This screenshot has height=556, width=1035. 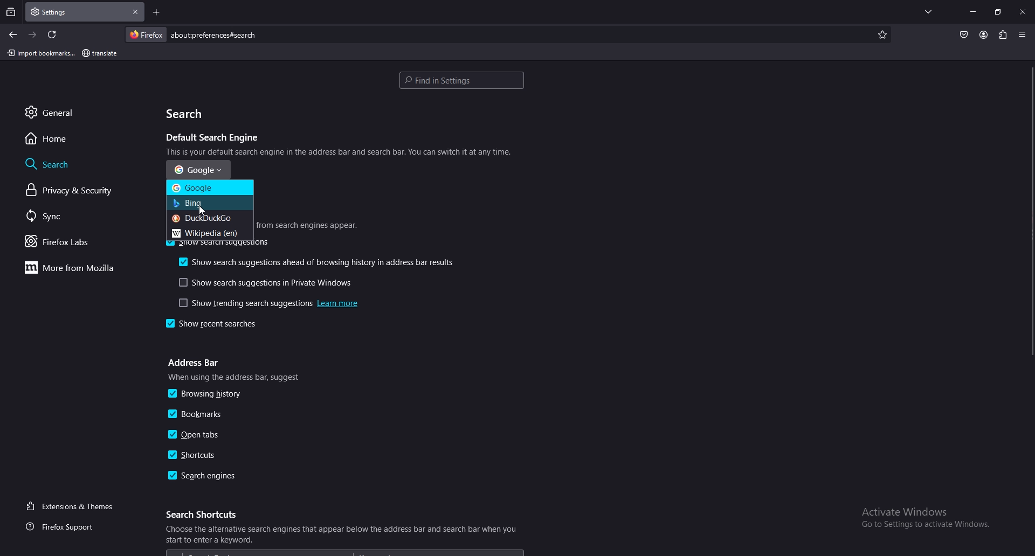 What do you see at coordinates (964, 35) in the screenshot?
I see `save to pocket` at bounding box center [964, 35].